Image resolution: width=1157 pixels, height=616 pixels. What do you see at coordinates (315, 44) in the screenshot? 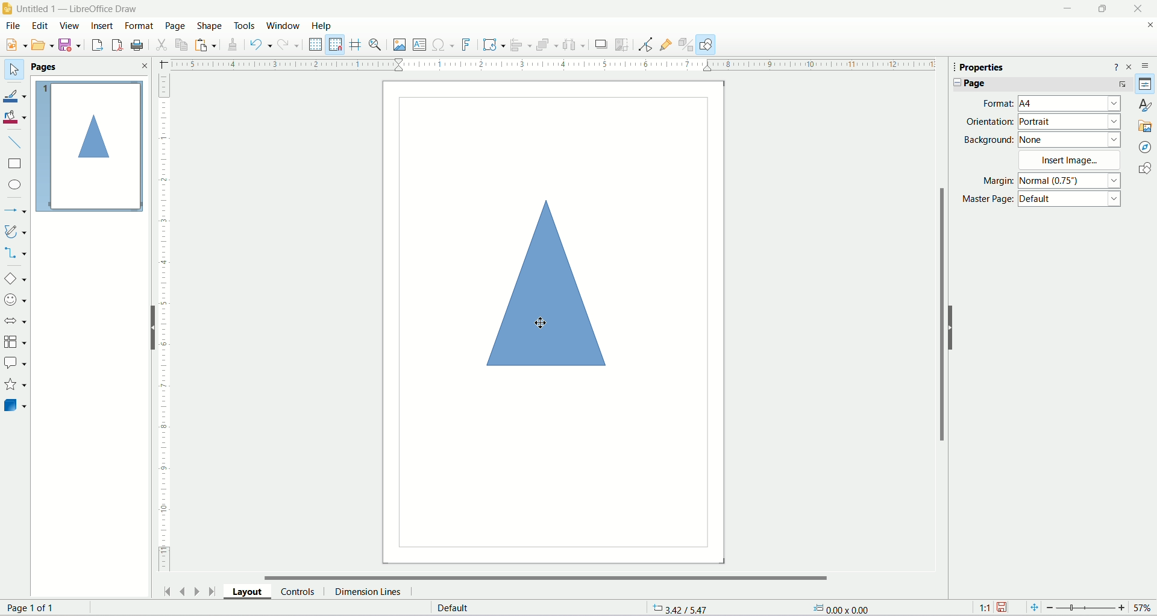
I see `Display Grid` at bounding box center [315, 44].